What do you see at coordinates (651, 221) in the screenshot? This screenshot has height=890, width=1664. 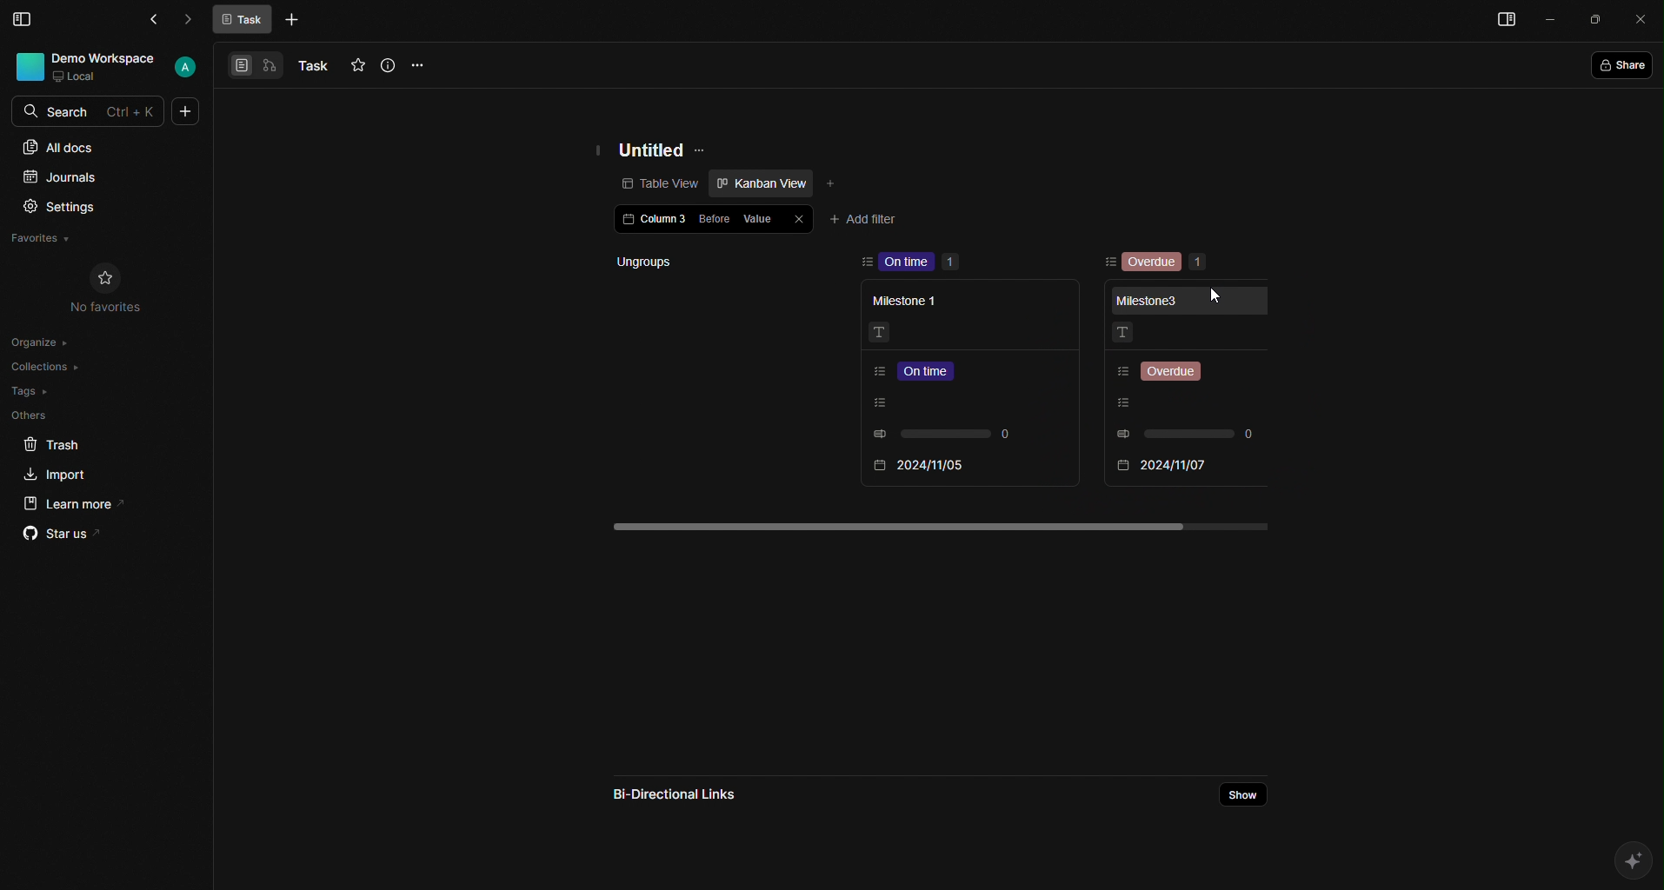 I see `Column 3` at bounding box center [651, 221].